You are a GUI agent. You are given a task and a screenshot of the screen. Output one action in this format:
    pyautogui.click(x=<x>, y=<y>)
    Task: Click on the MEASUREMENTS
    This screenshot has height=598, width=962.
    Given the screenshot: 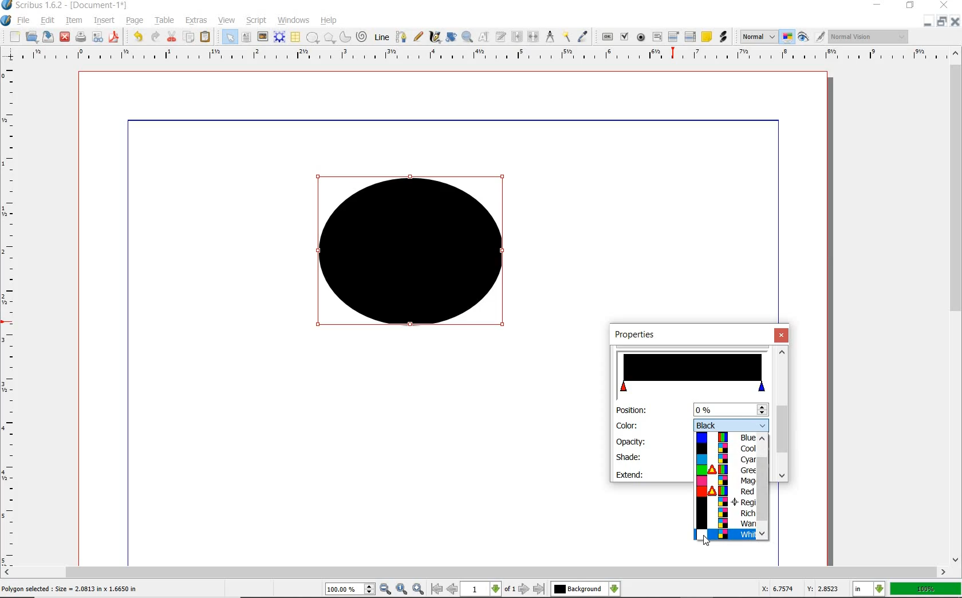 What is the action you would take?
    pyautogui.click(x=550, y=37)
    